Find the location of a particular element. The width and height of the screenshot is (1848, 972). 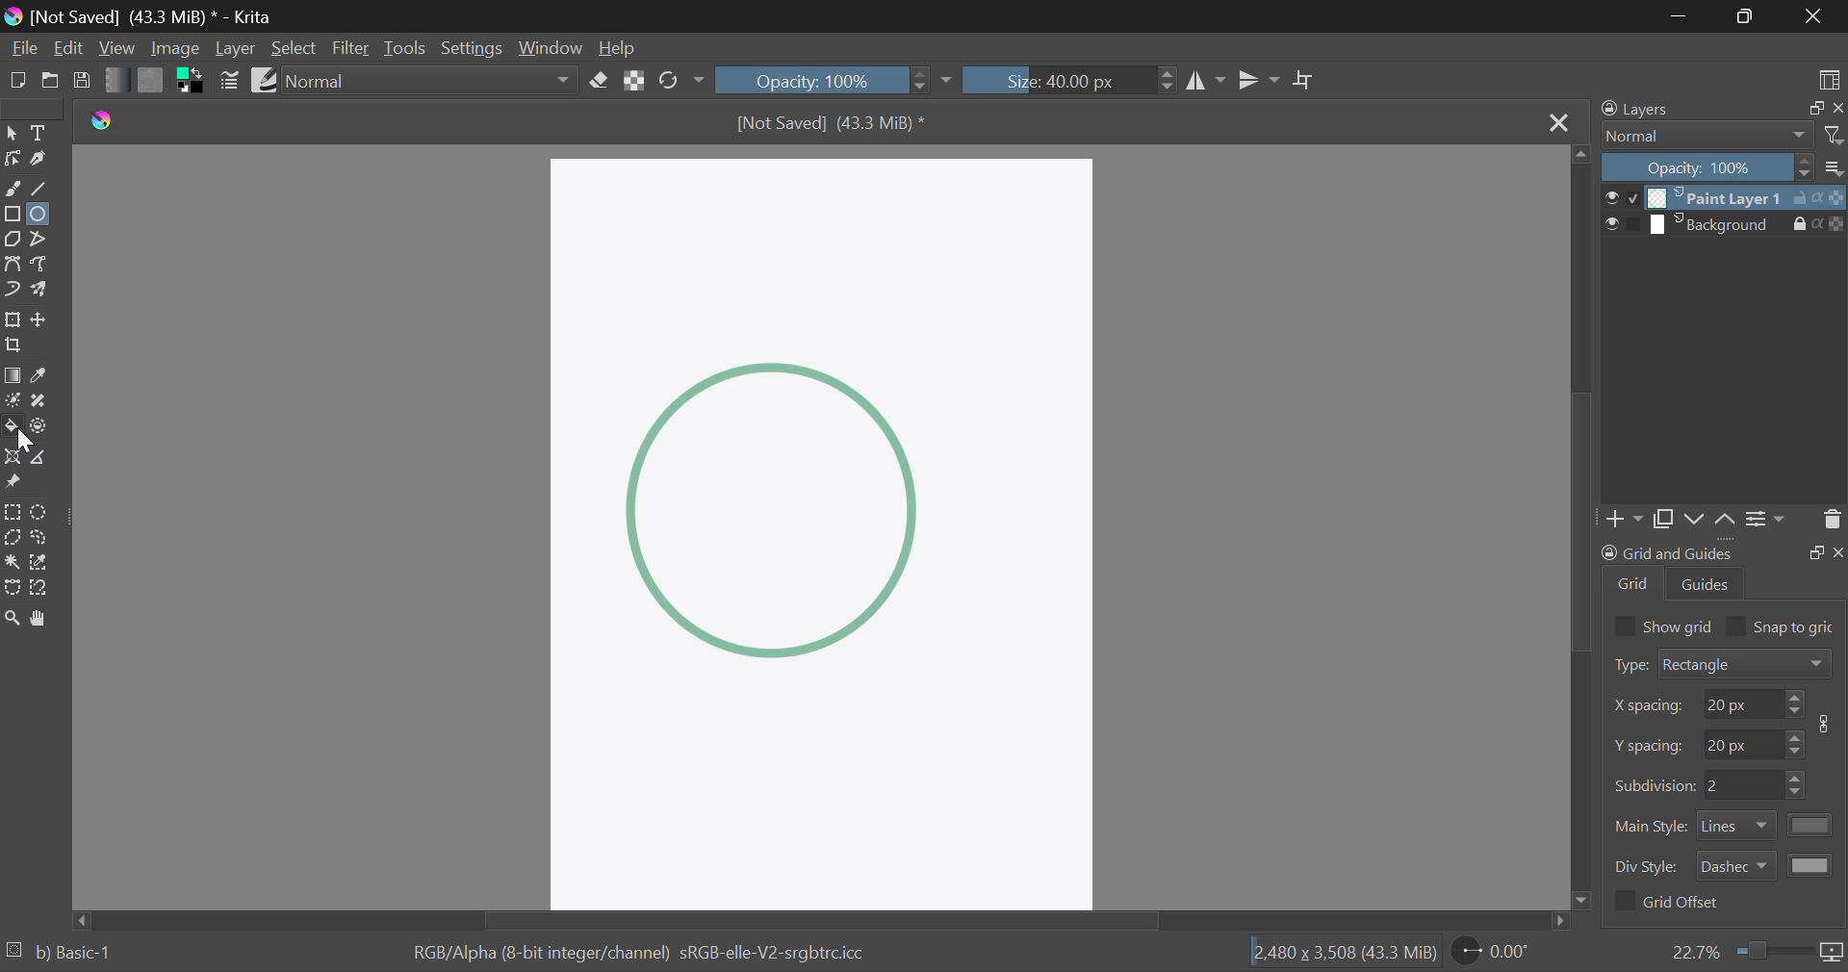

Continuous Selection is located at coordinates (12, 565).